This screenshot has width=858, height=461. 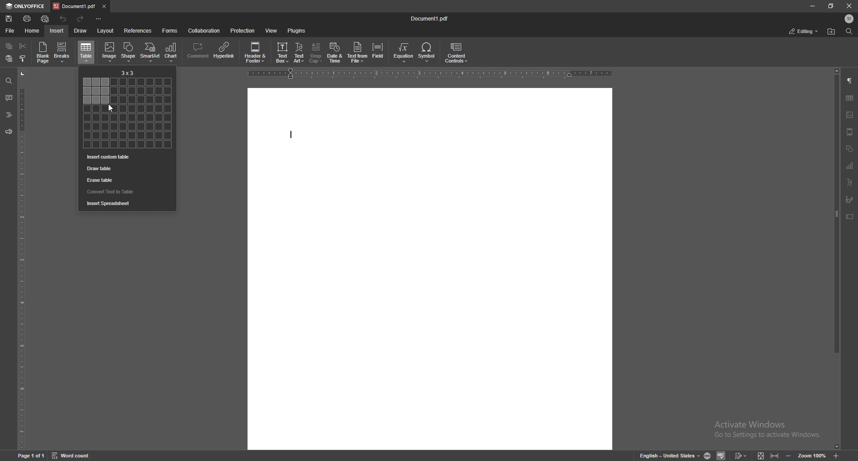 What do you see at coordinates (10, 31) in the screenshot?
I see `file` at bounding box center [10, 31].